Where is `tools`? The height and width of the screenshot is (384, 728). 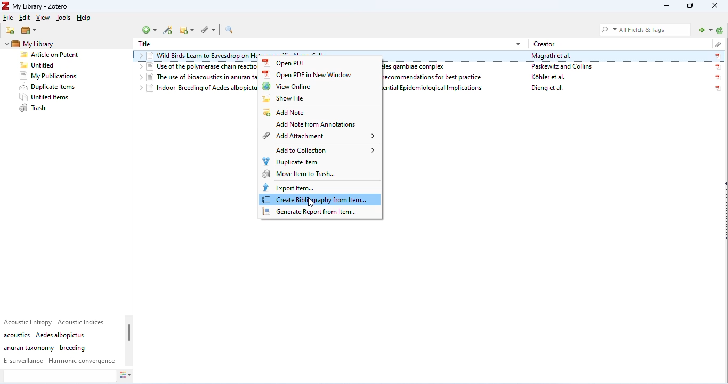 tools is located at coordinates (63, 18).